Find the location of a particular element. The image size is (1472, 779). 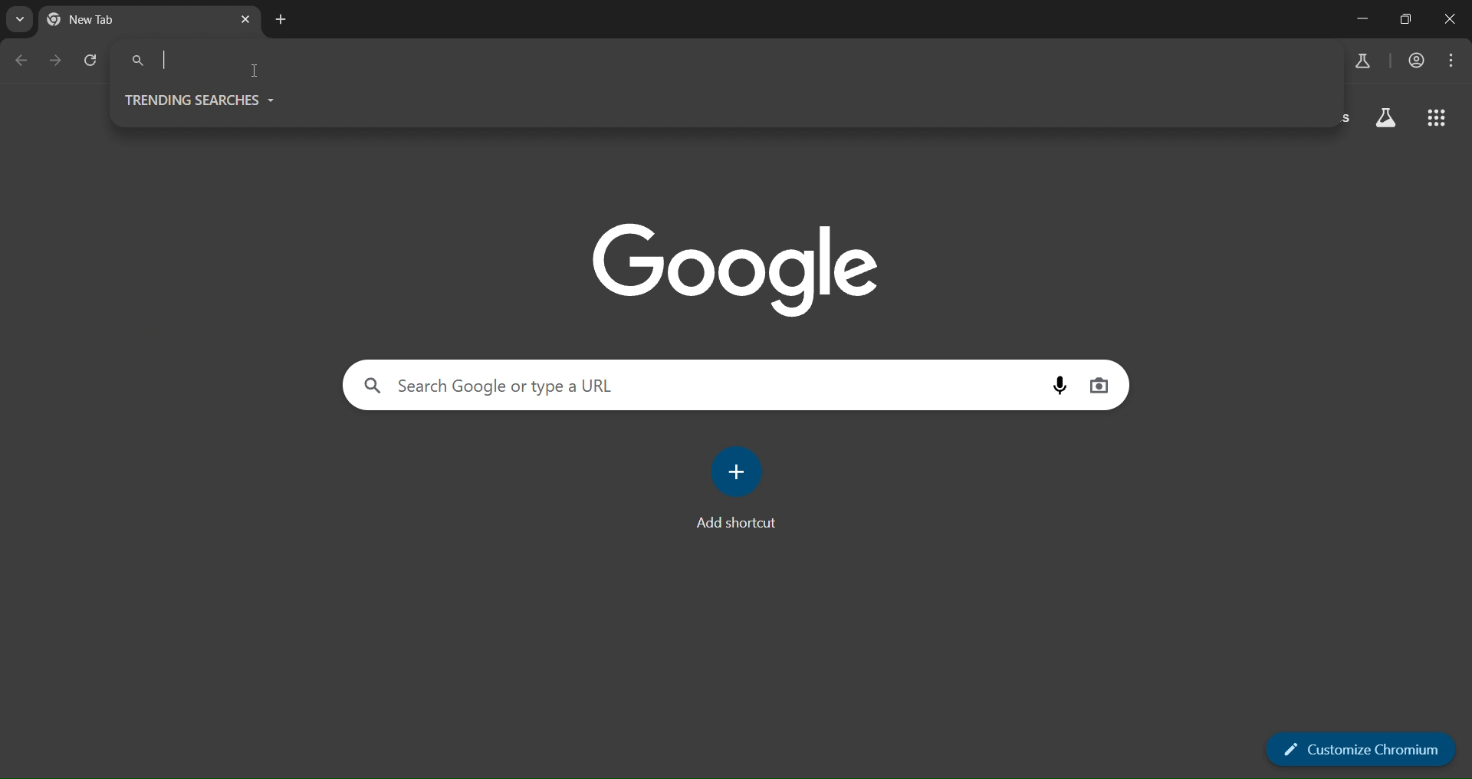

reload is located at coordinates (89, 60).